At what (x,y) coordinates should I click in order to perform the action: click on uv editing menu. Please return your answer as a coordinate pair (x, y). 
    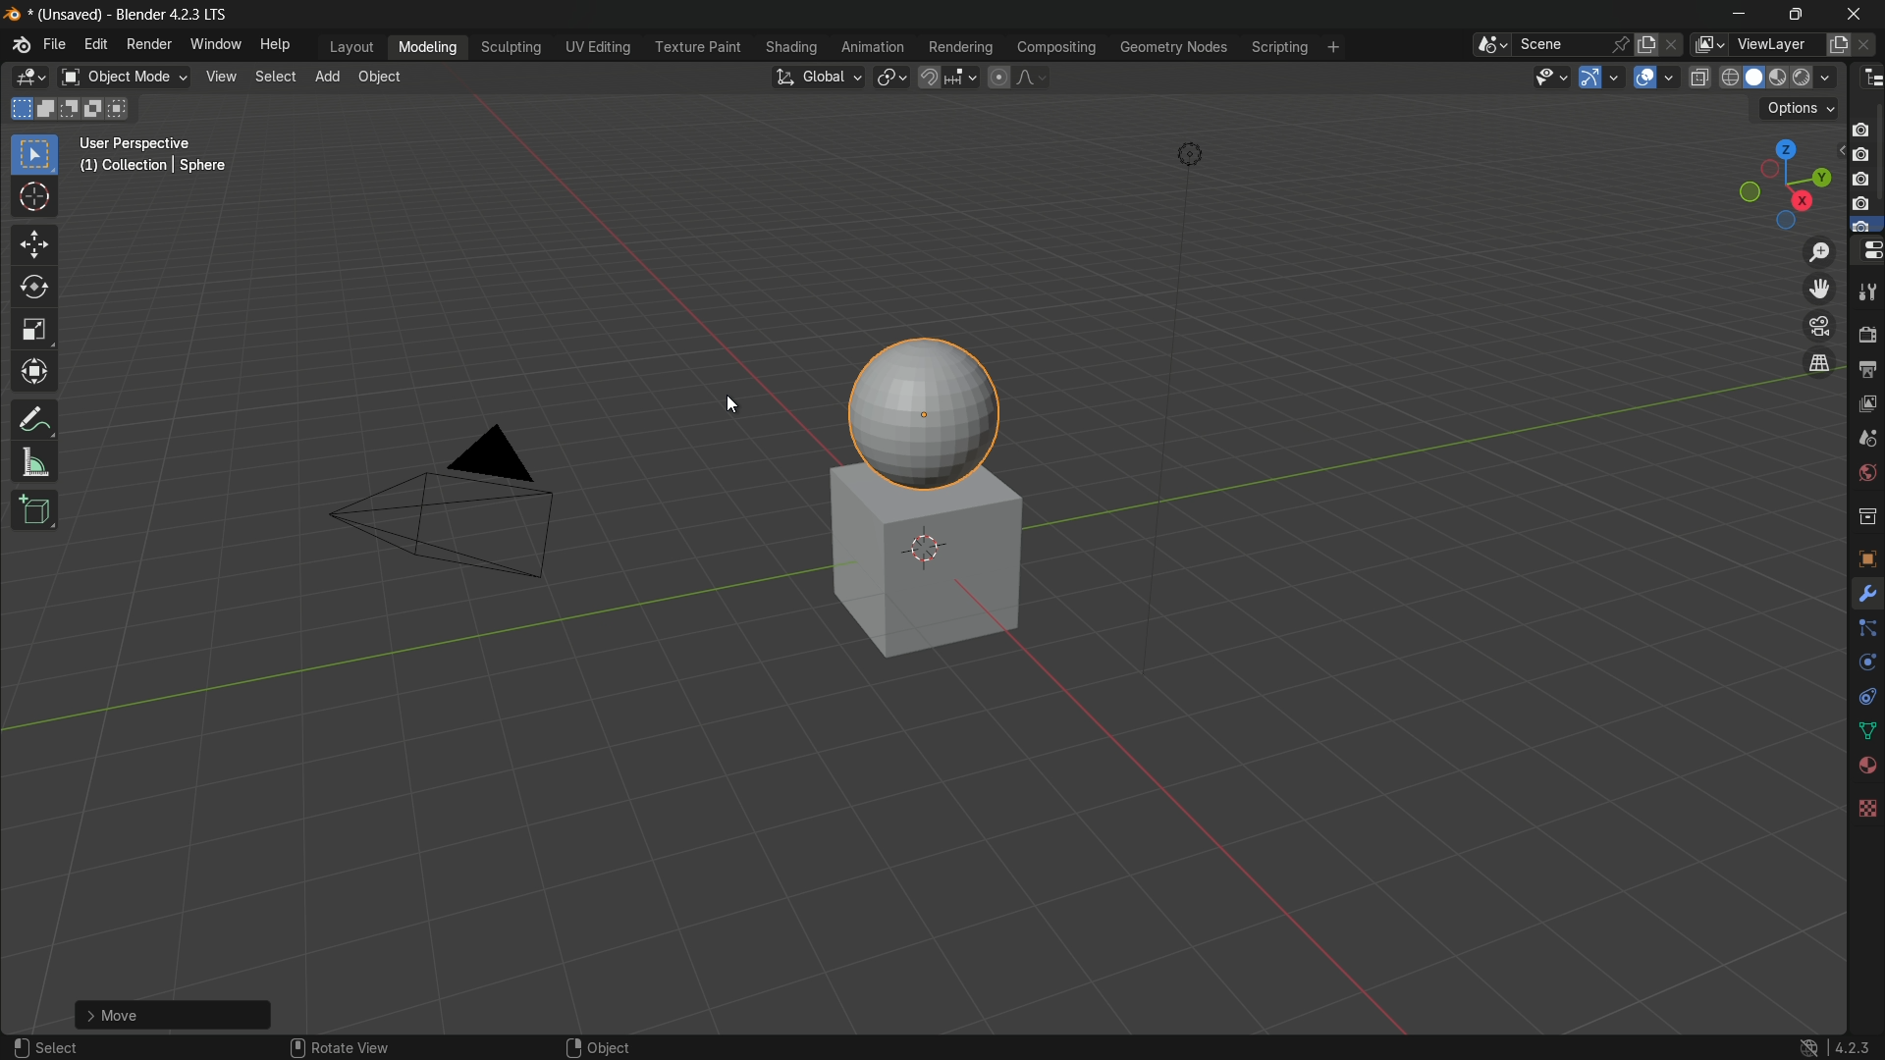
    Looking at the image, I should click on (598, 47).